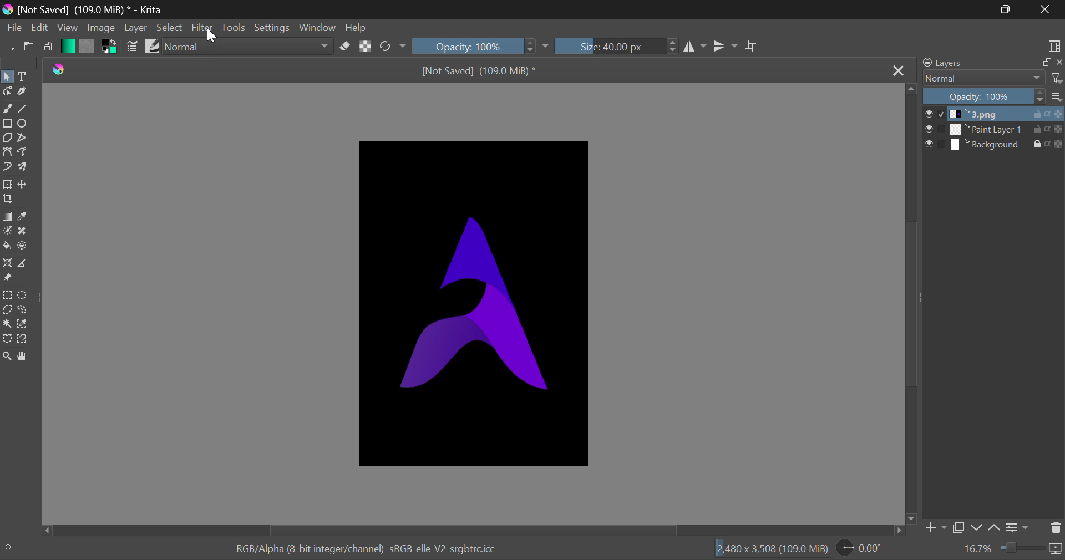 The width and height of the screenshot is (1065, 560). I want to click on Close, so click(900, 72).